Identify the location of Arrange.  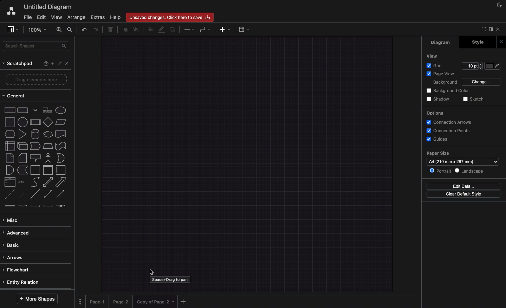
(77, 17).